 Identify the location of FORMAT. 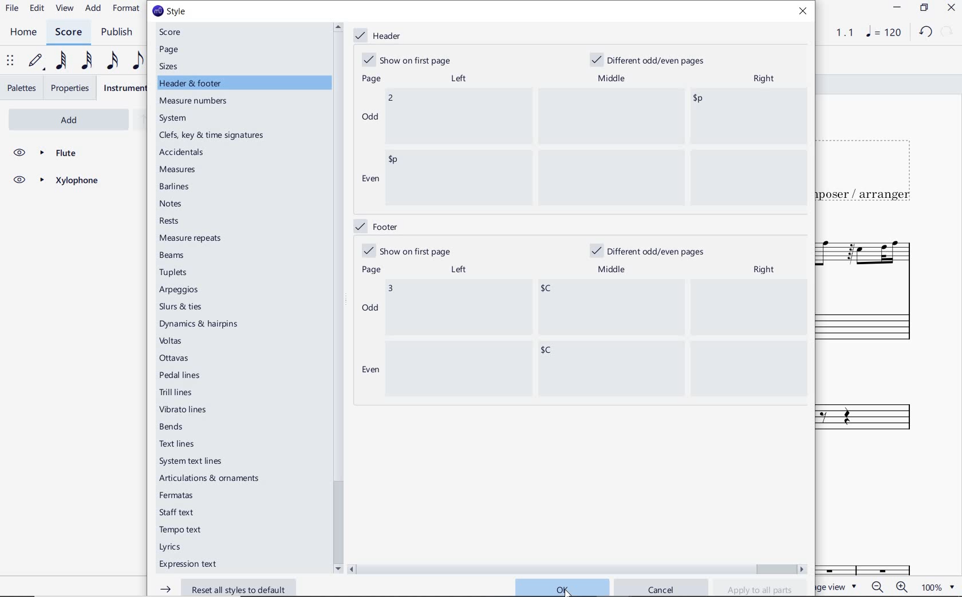
(127, 9).